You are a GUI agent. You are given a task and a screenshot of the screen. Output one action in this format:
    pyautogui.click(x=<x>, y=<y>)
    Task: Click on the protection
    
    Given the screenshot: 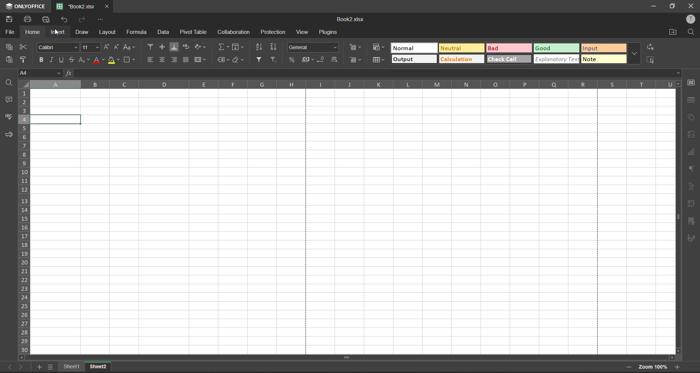 What is the action you would take?
    pyautogui.click(x=273, y=32)
    